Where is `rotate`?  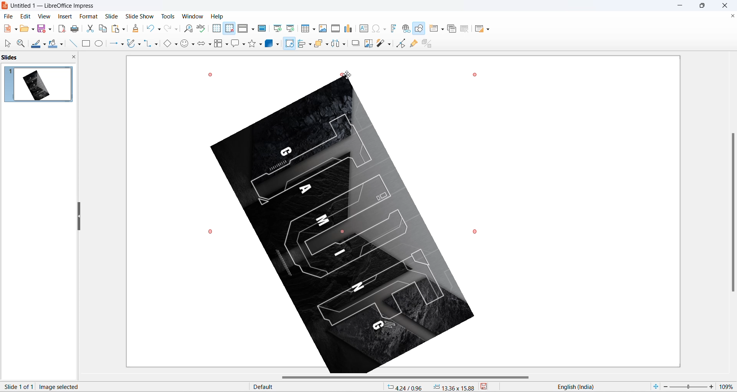 rotate is located at coordinates (289, 46).